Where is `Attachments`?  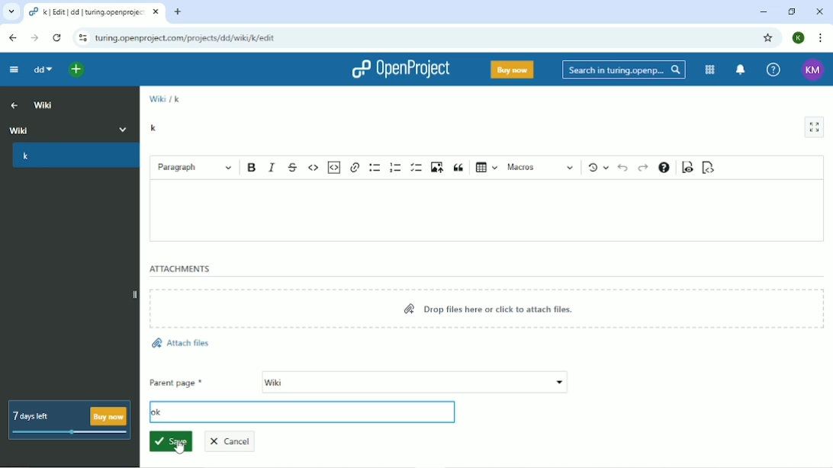 Attachments is located at coordinates (180, 269).